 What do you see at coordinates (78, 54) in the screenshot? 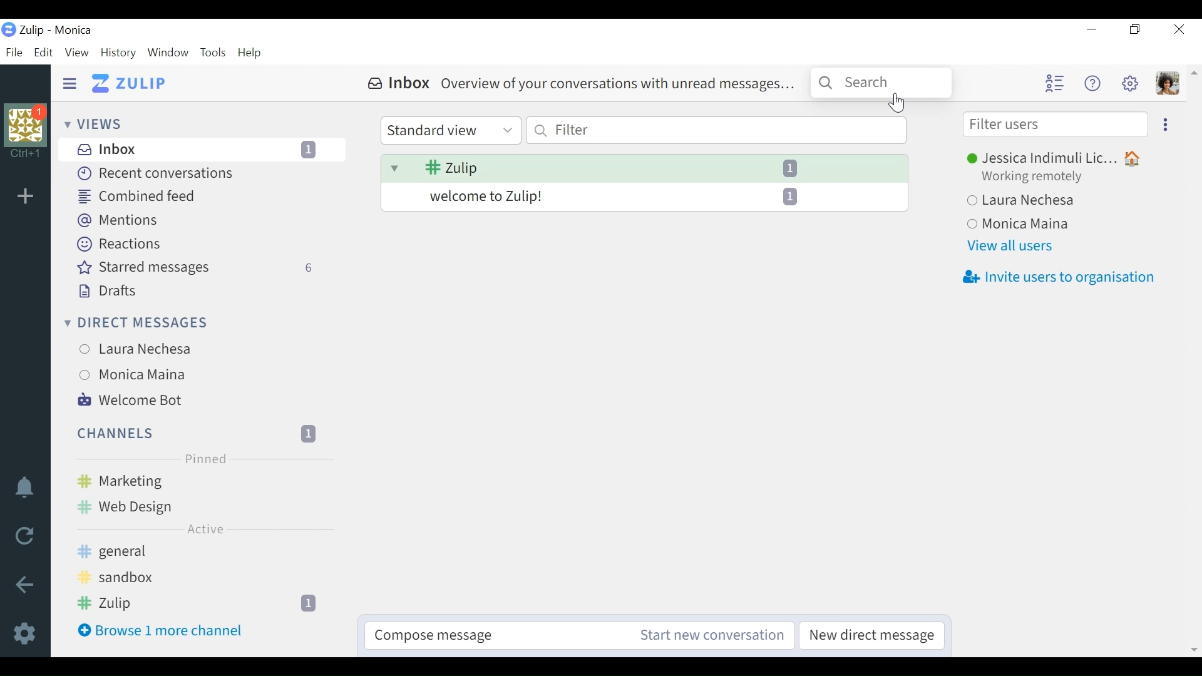
I see `View` at bounding box center [78, 54].